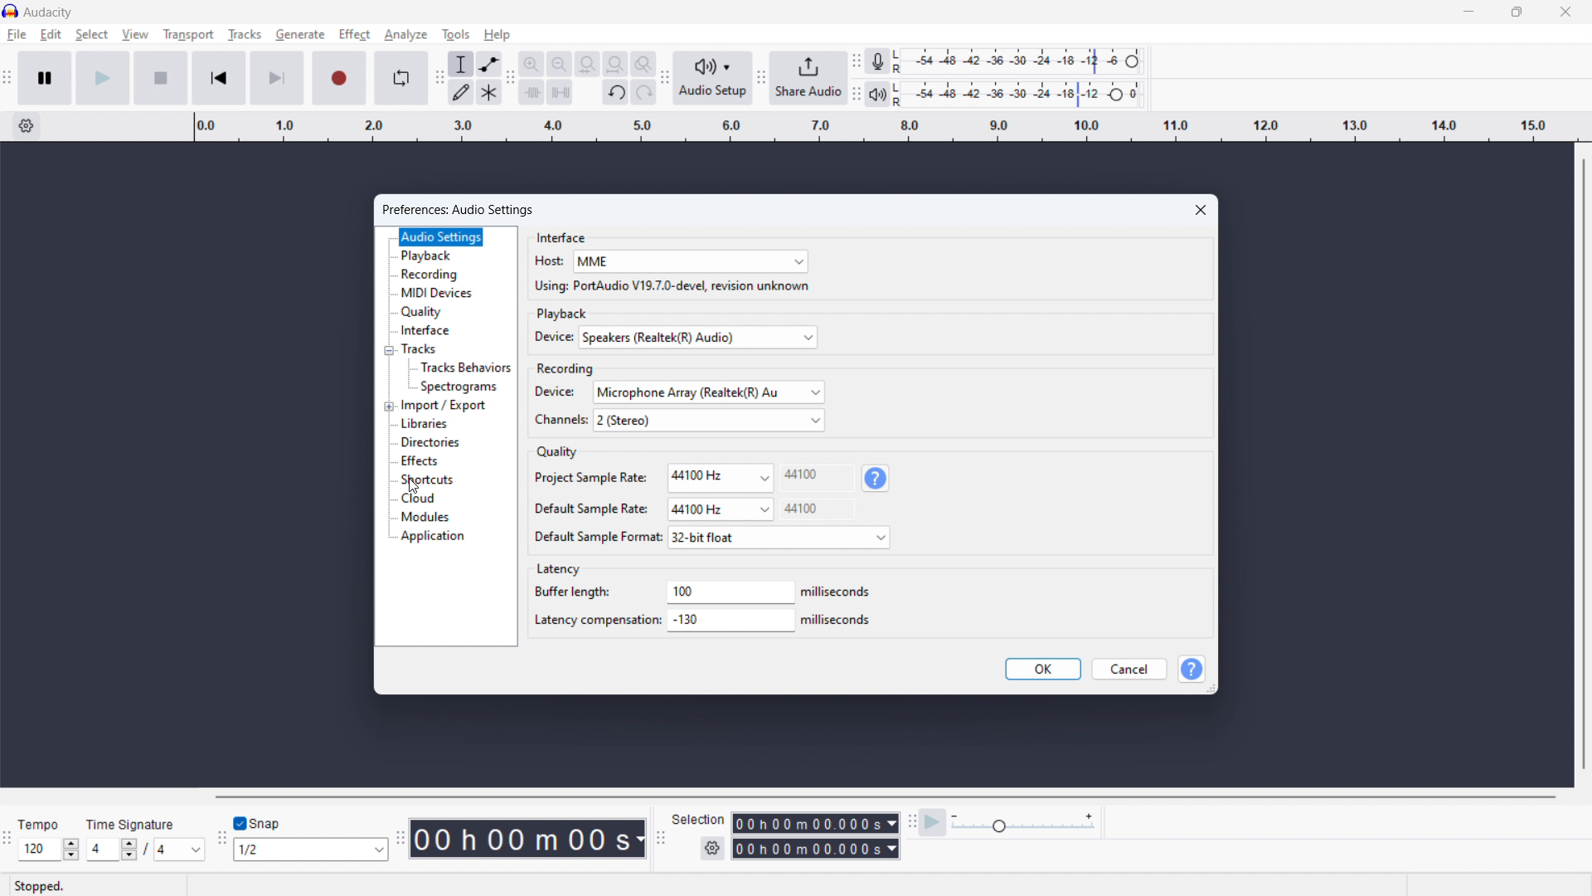 Image resolution: width=1592 pixels, height=896 pixels. What do you see at coordinates (488, 65) in the screenshot?
I see `envelop tool` at bounding box center [488, 65].